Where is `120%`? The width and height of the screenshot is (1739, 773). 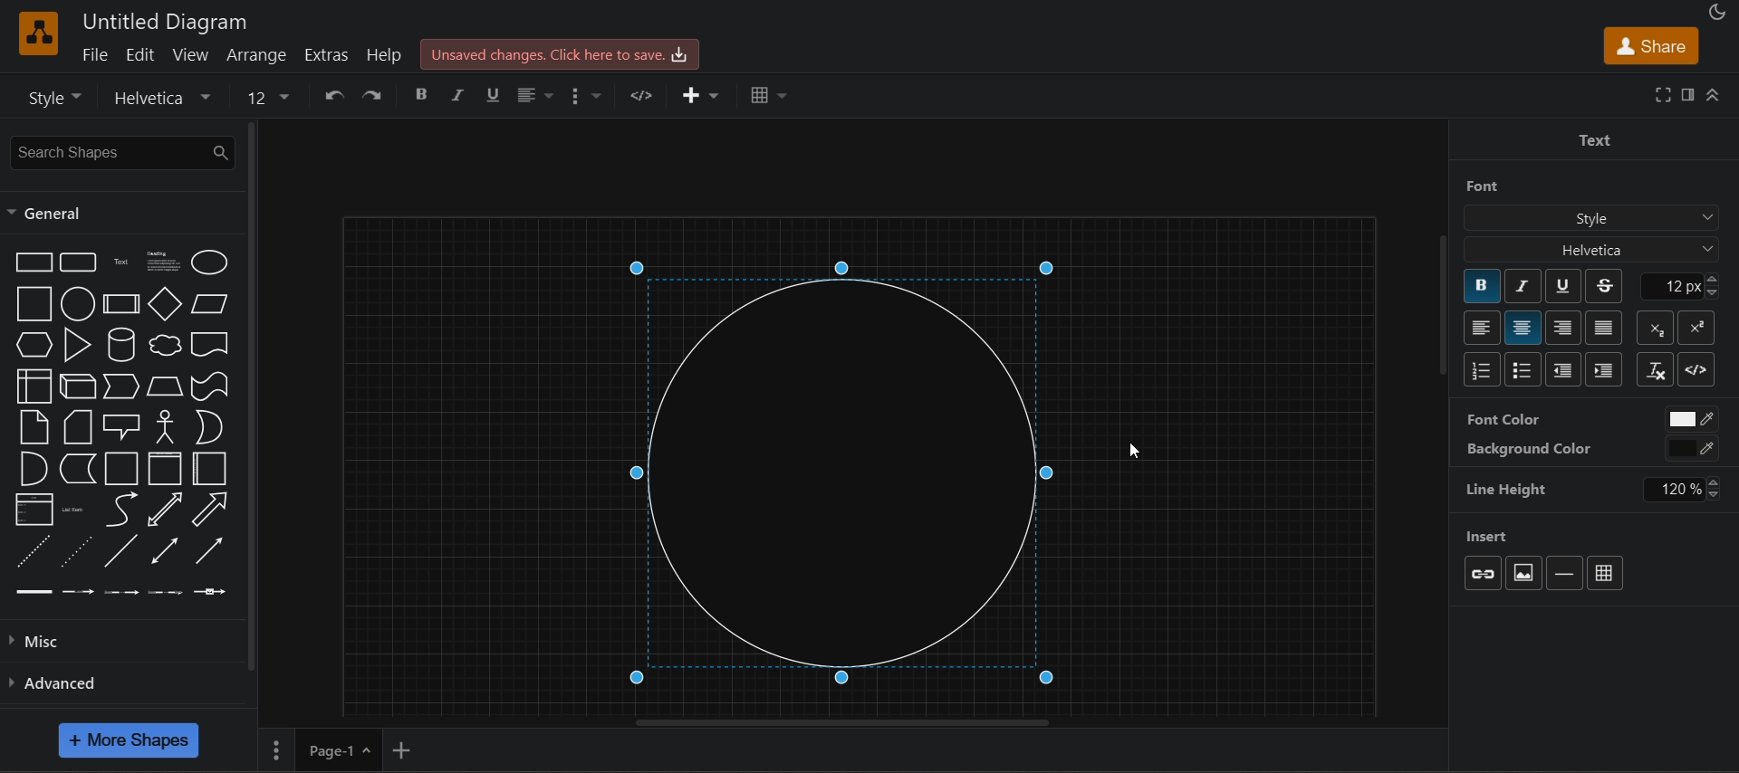
120% is located at coordinates (1689, 488).